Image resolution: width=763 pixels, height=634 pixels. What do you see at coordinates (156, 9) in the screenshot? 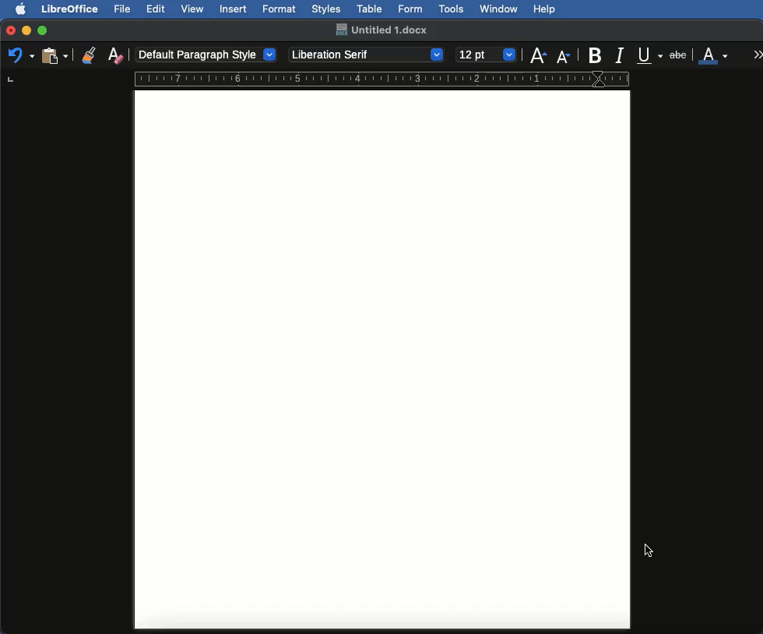
I see `Edit` at bounding box center [156, 9].